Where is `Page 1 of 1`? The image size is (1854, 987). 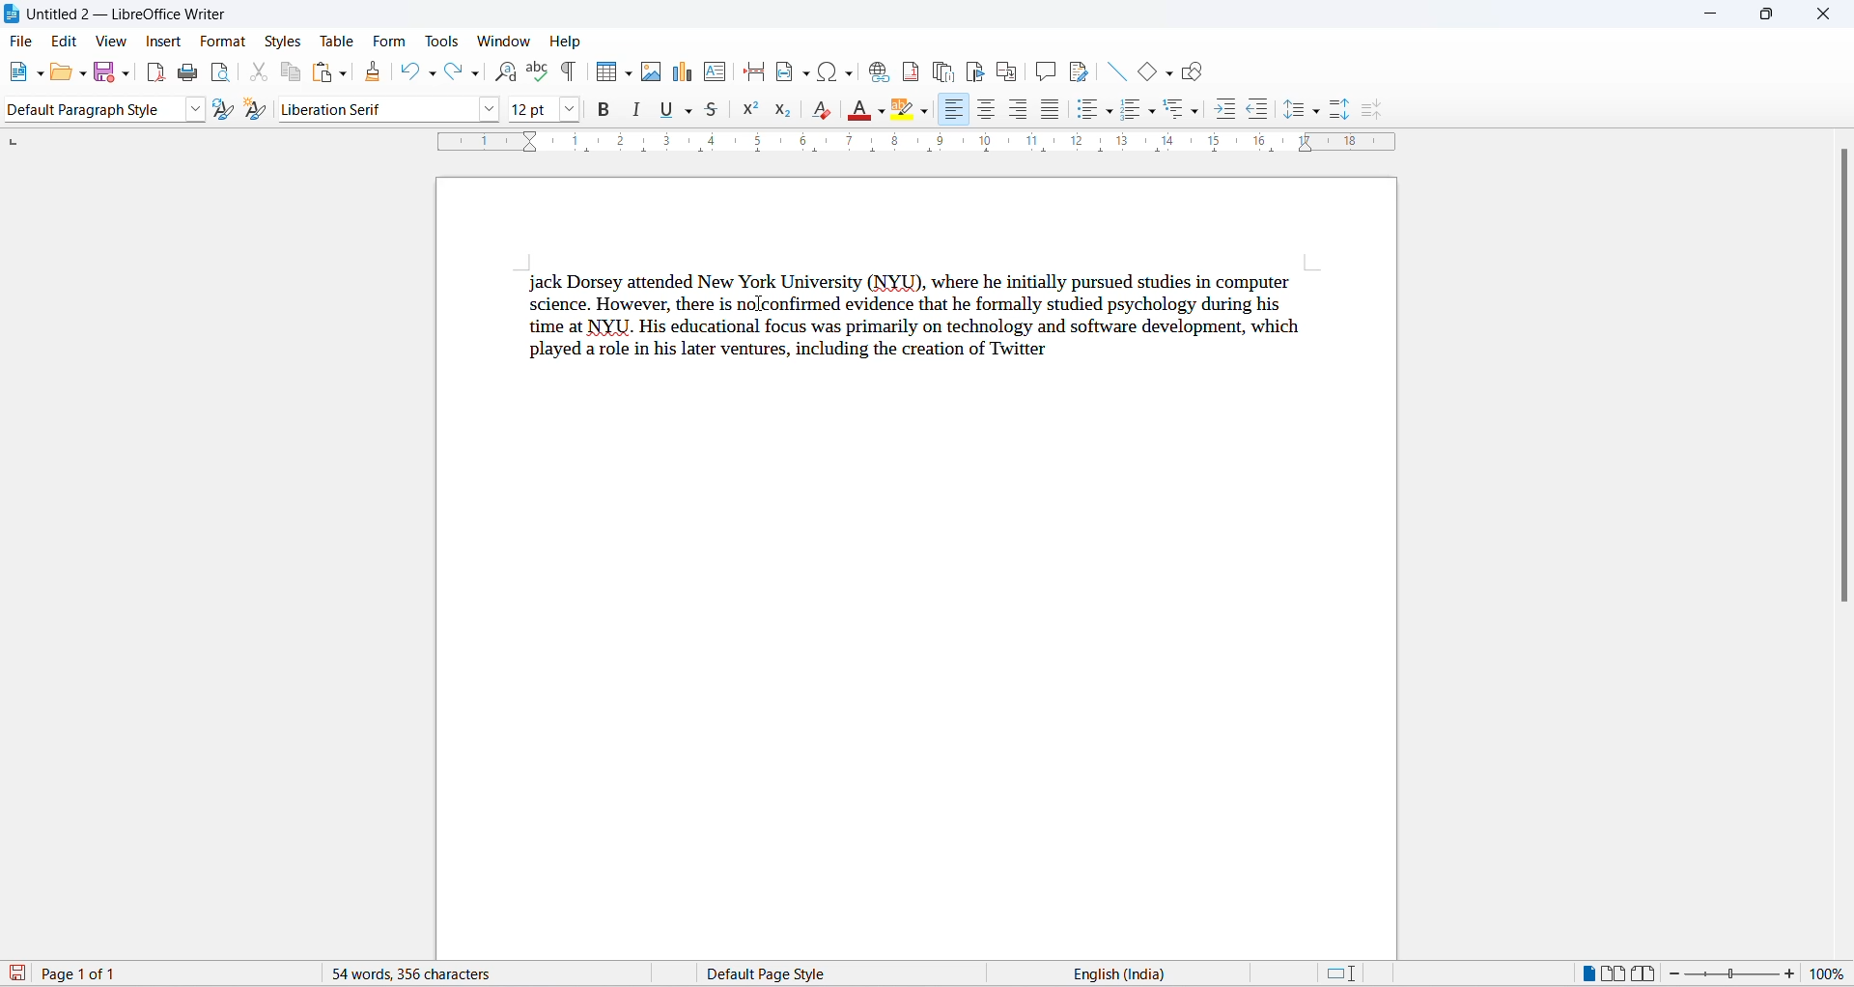
Page 1 of 1 is located at coordinates (70, 973).